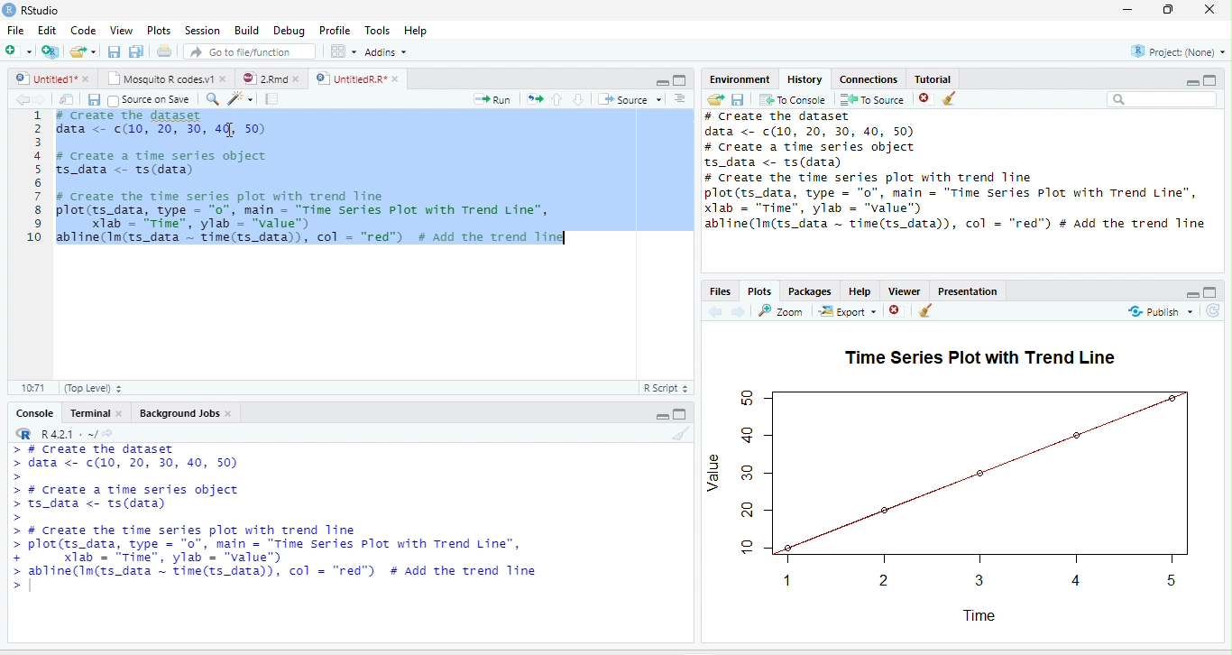 This screenshot has height=655, width=1232. What do you see at coordinates (44, 78) in the screenshot?
I see `Untitled1*` at bounding box center [44, 78].